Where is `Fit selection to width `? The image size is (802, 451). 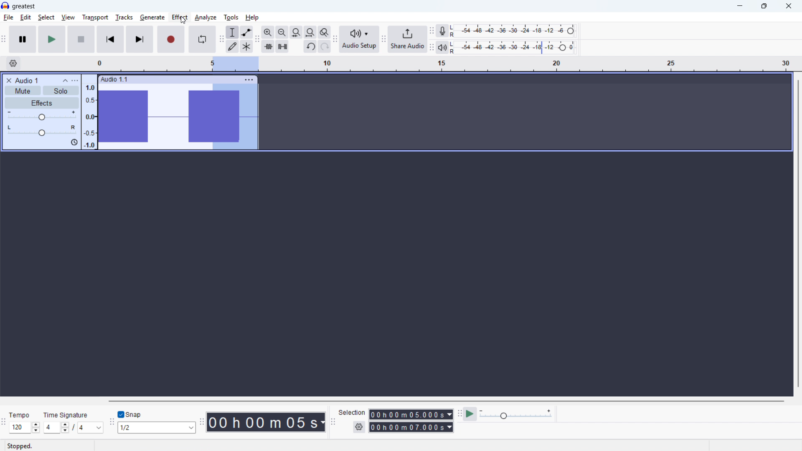 Fit selection to width  is located at coordinates (296, 33).